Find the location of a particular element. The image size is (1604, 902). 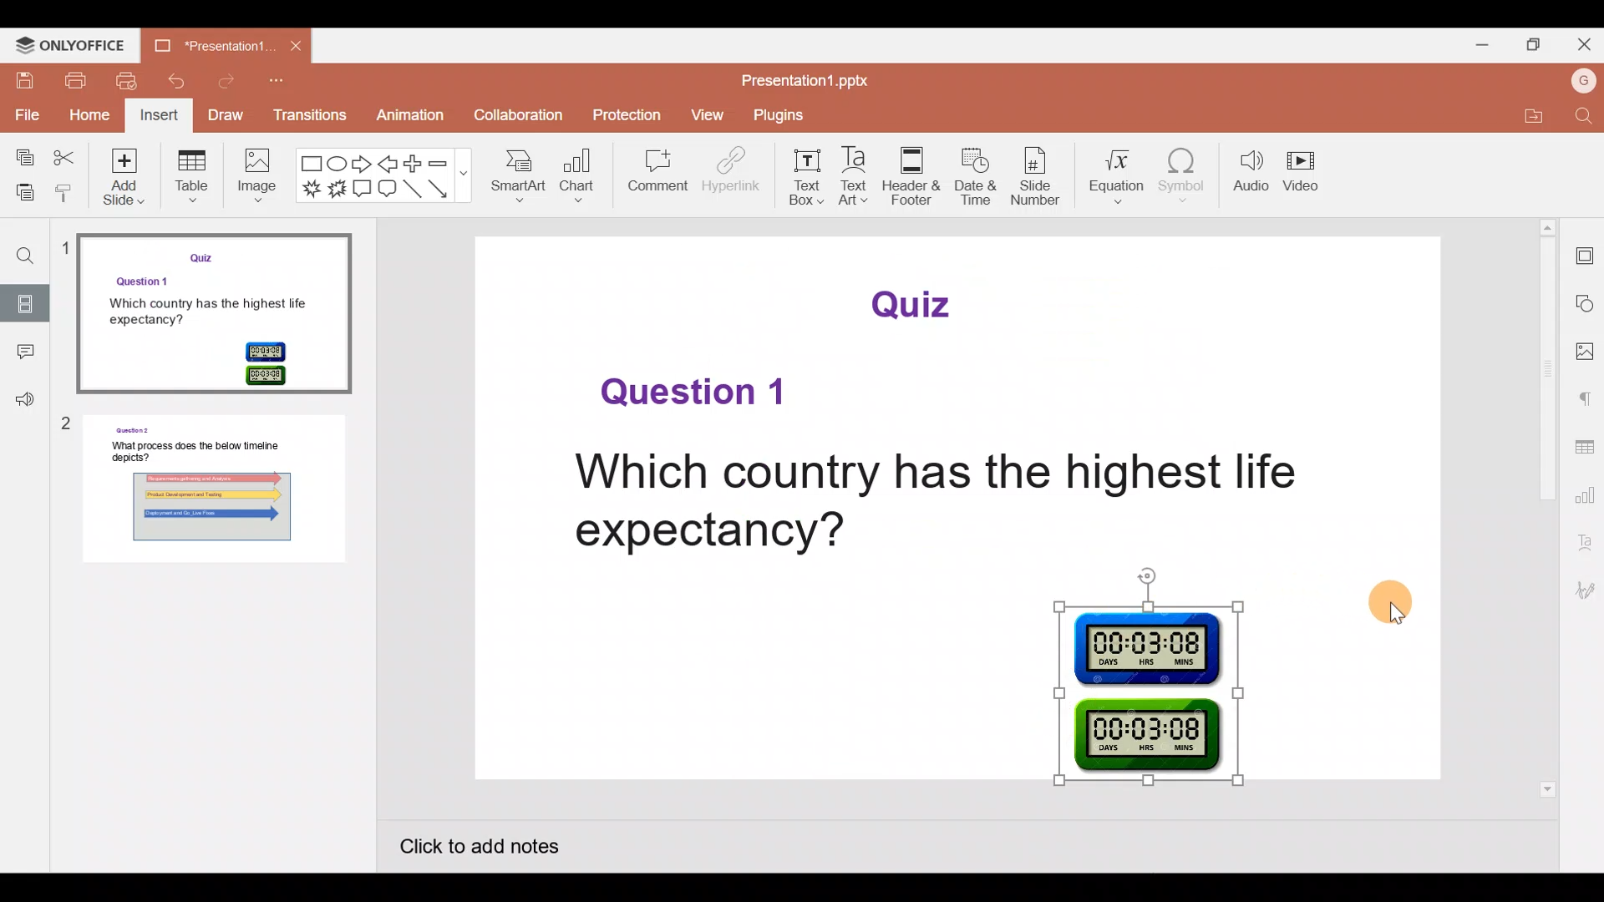

Arrow is located at coordinates (443, 191).